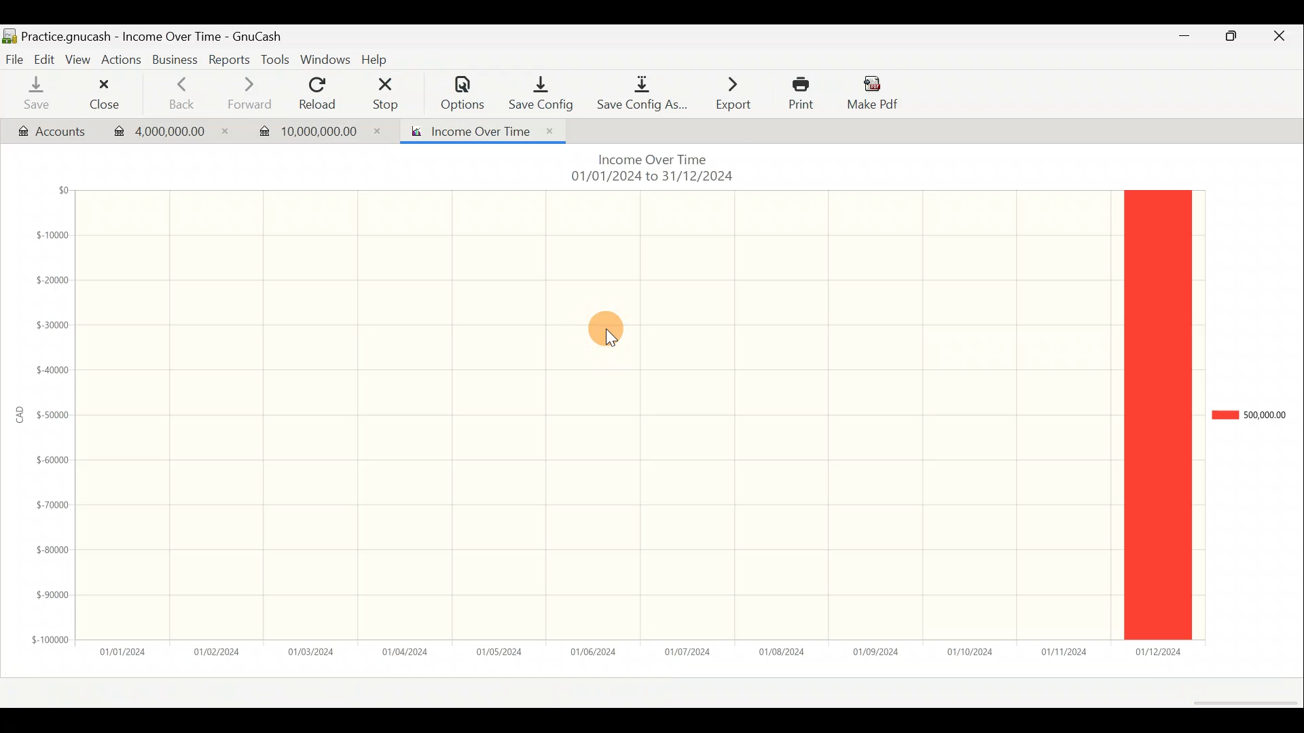  I want to click on Actions, so click(123, 59).